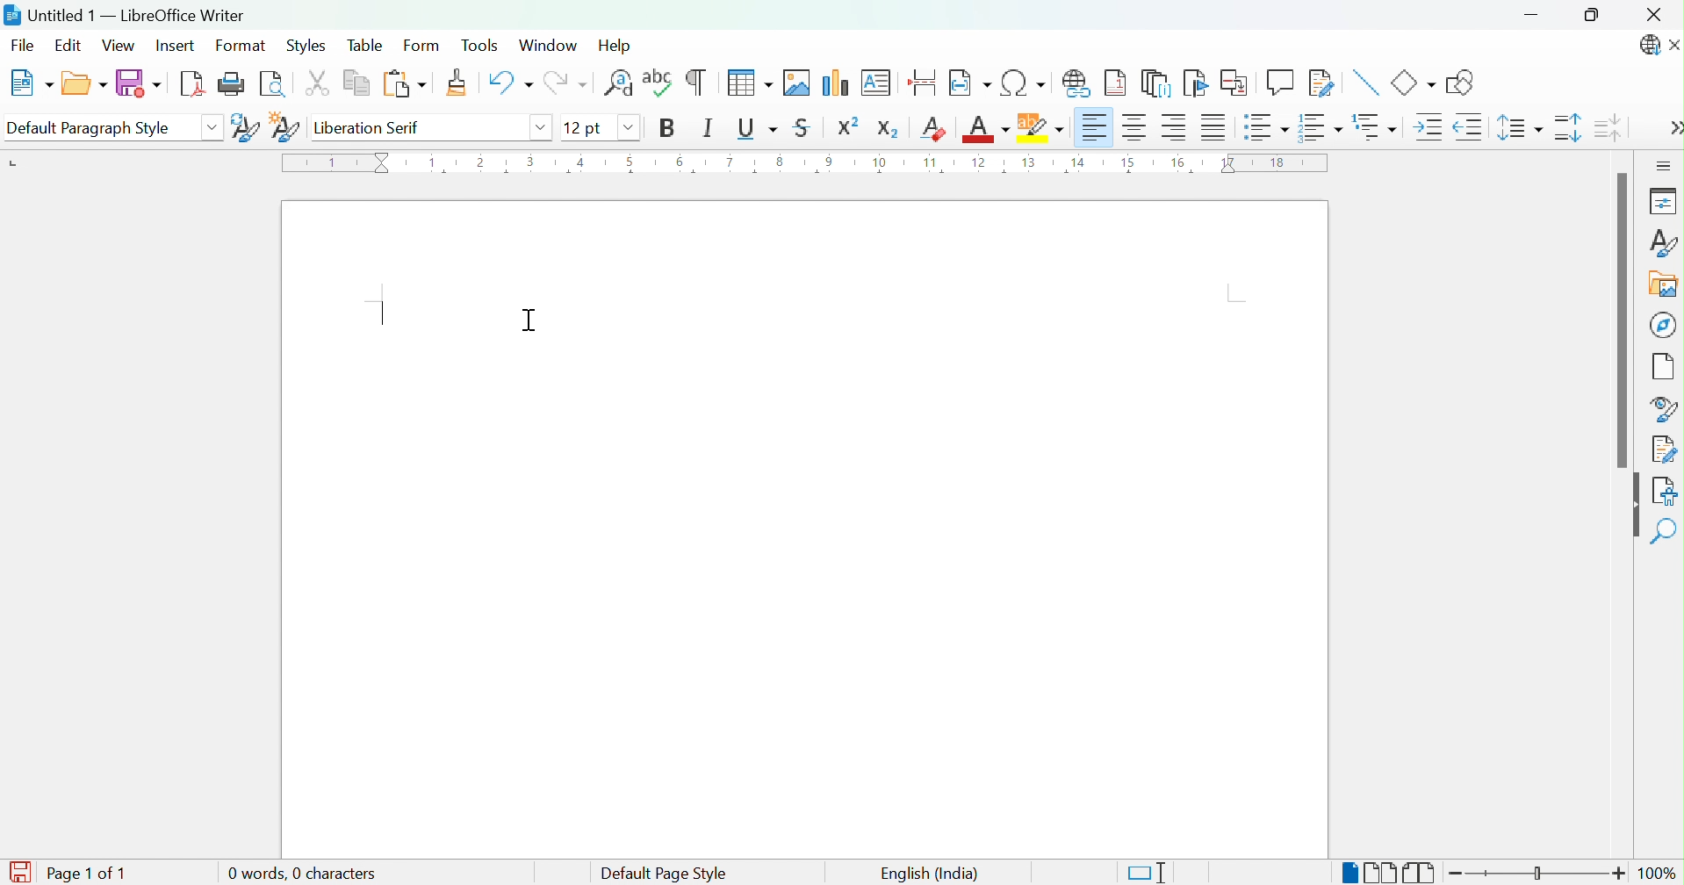  I want to click on Insert Bookmark, so click(1196, 83).